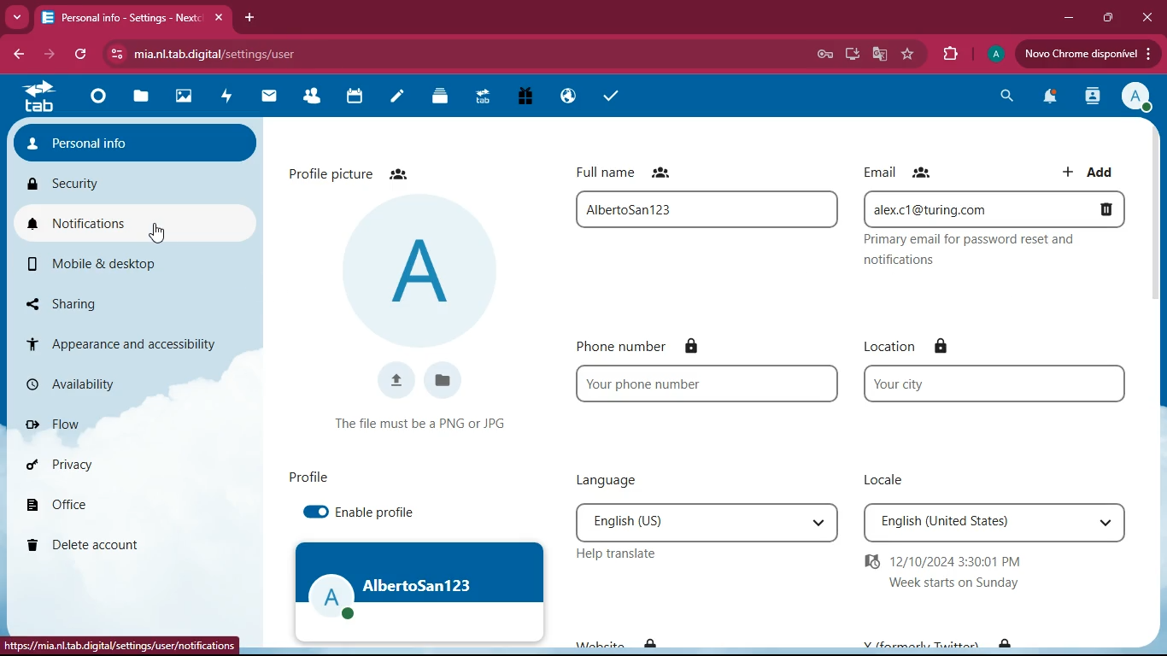 The image size is (1167, 656). I want to click on public, so click(569, 97).